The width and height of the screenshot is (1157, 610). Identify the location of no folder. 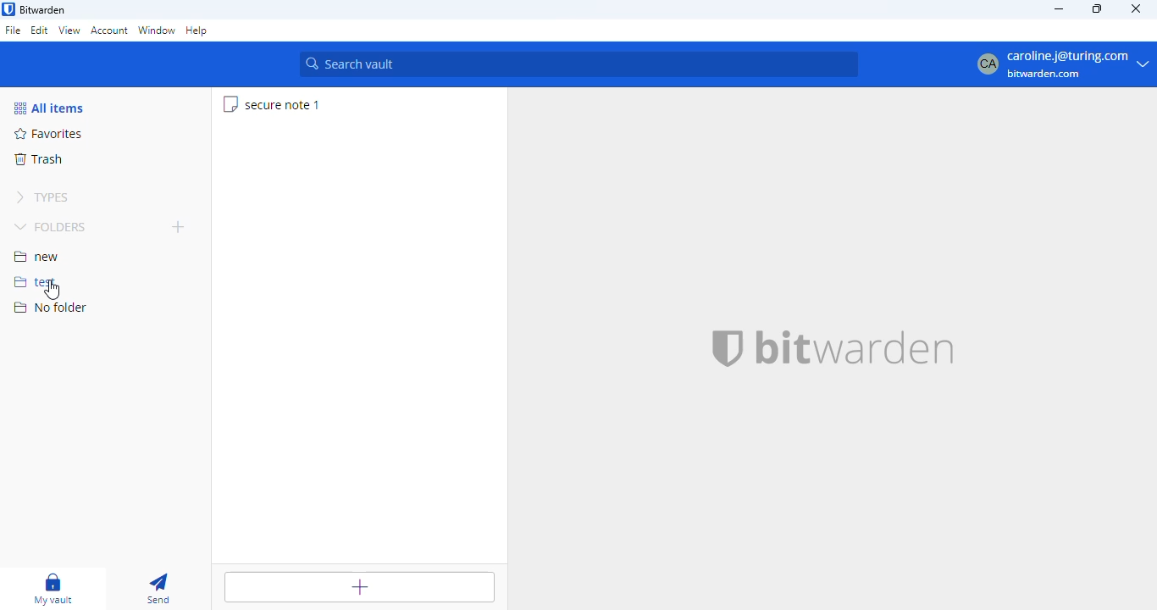
(51, 308).